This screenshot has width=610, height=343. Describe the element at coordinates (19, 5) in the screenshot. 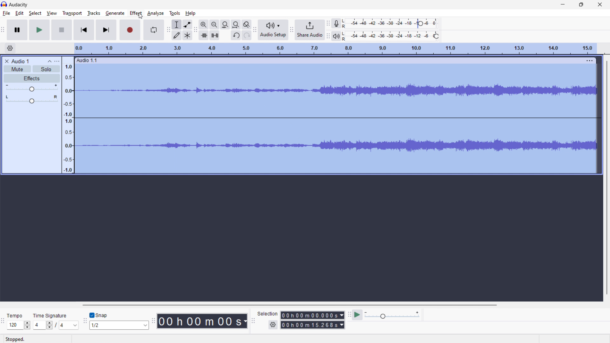

I see `title` at that location.